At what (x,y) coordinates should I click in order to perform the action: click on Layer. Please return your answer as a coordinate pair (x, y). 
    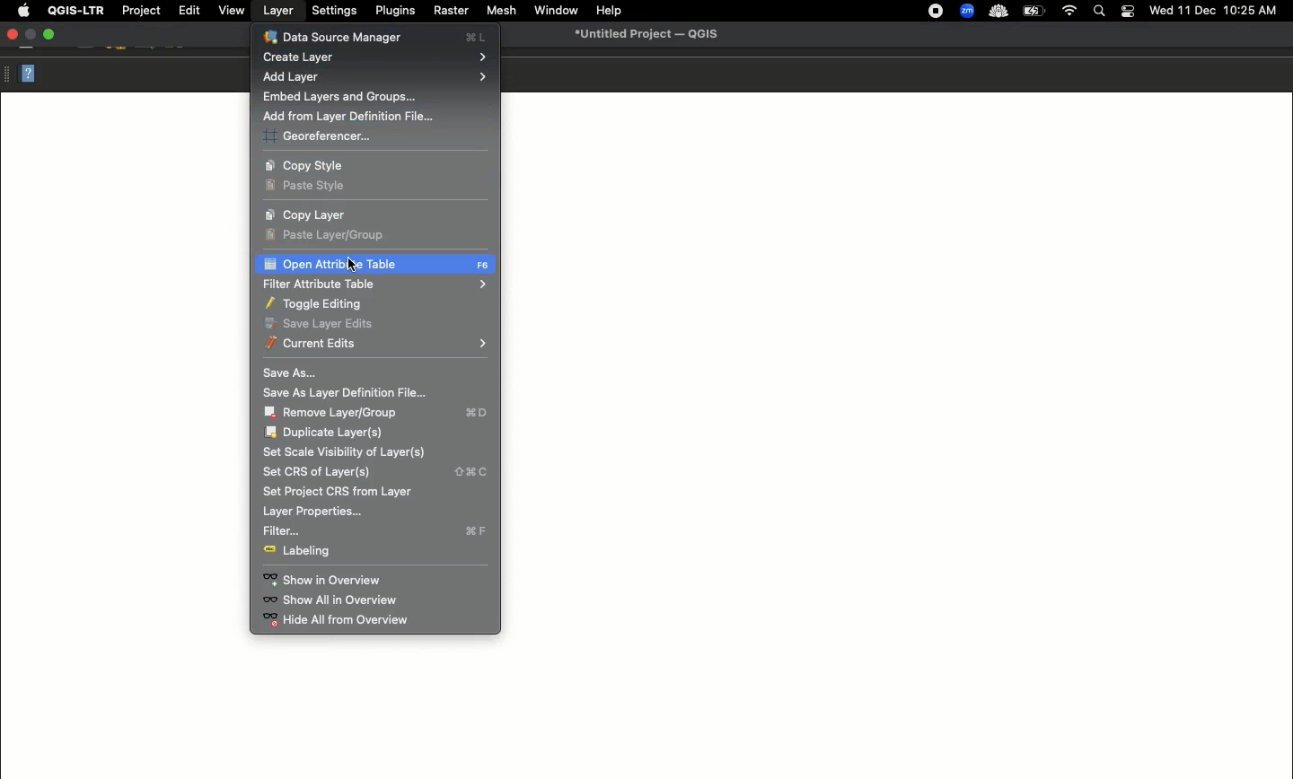
    Looking at the image, I should click on (278, 11).